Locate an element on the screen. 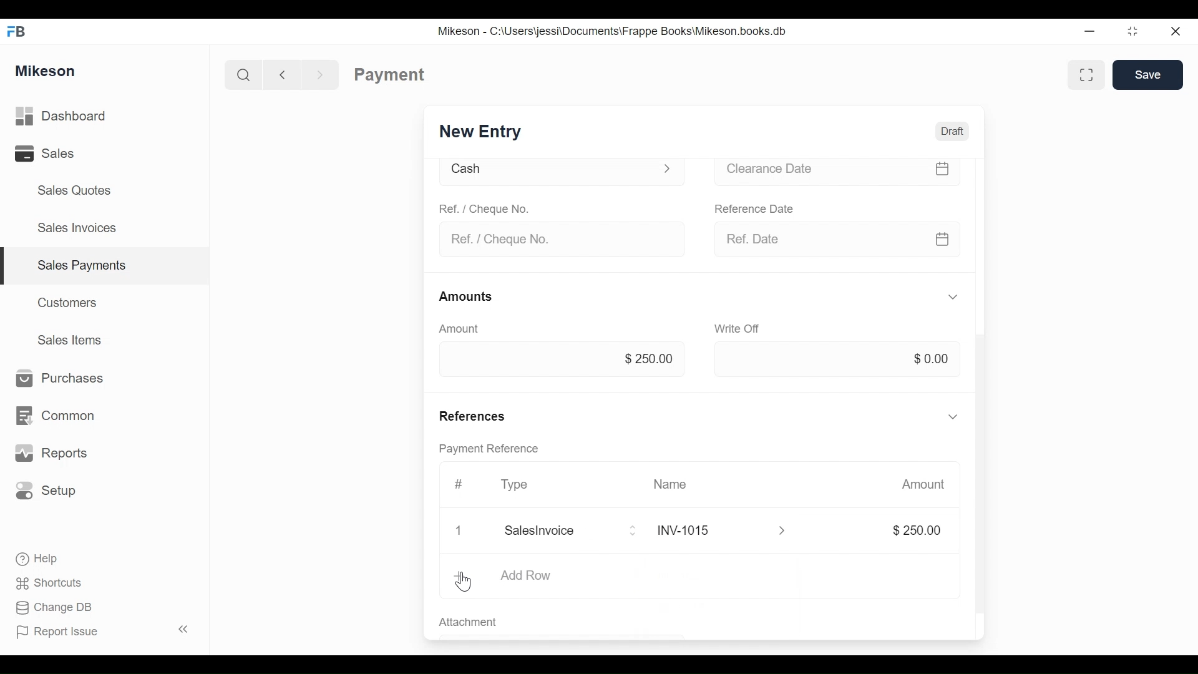 Image resolution: width=1198 pixels, height=674 pixels. $250.00 is located at coordinates (651, 361).